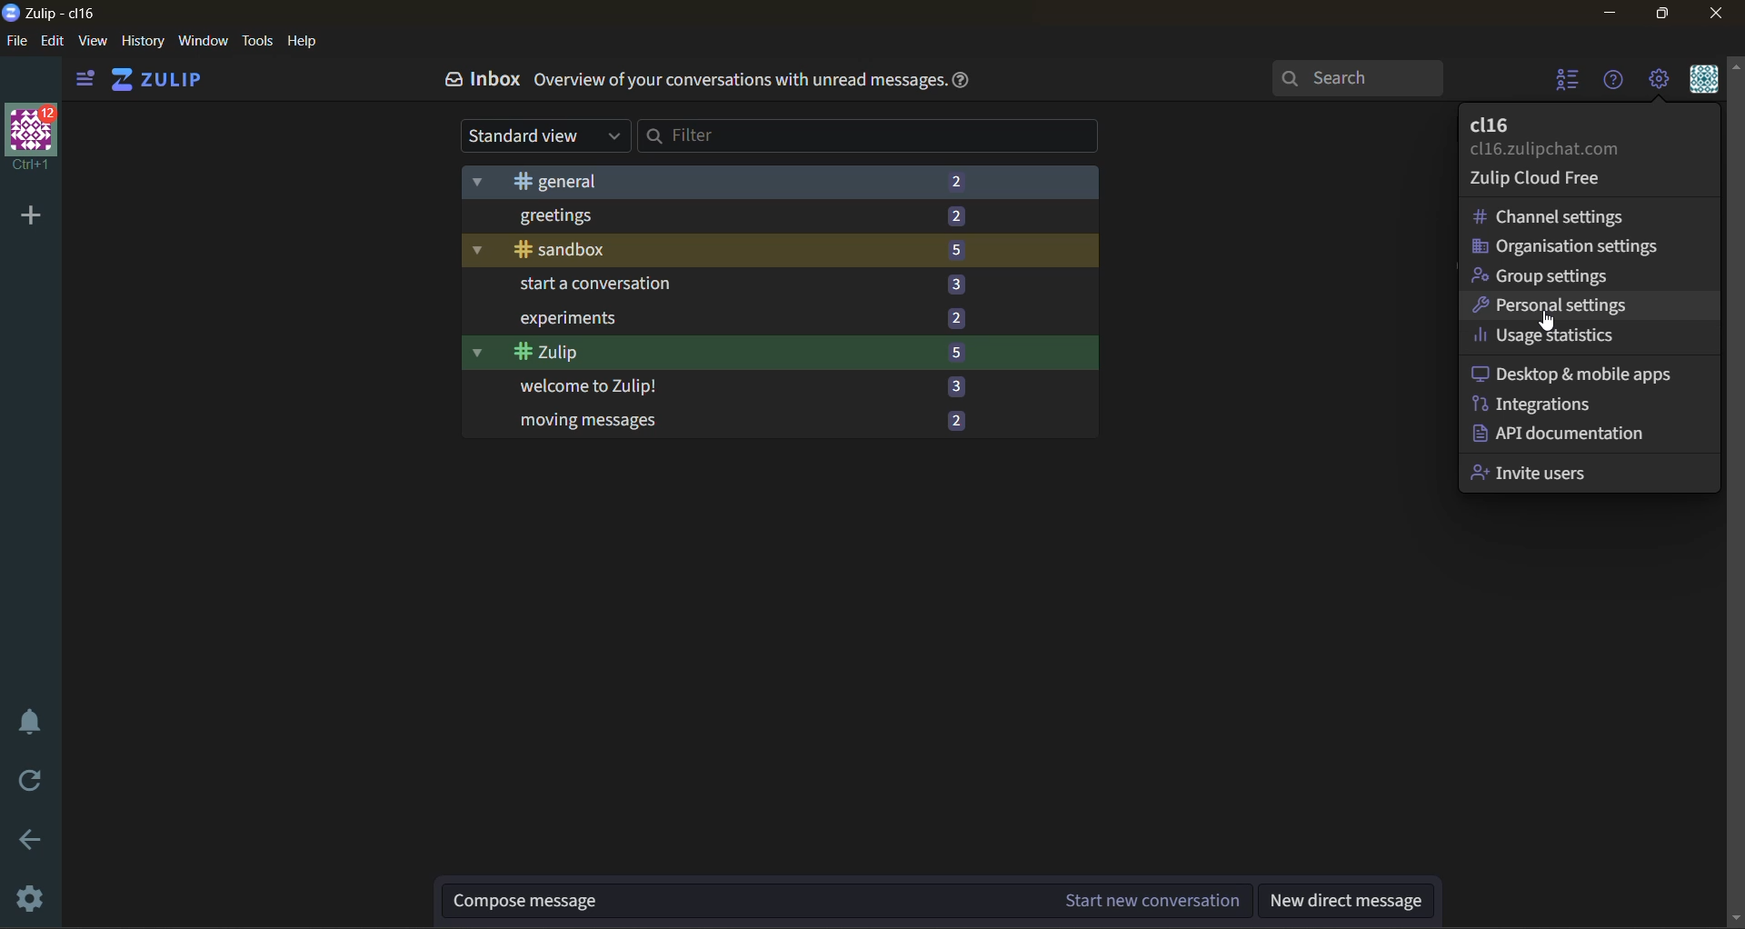 This screenshot has height=929, width=1745. I want to click on app name and organisation name, so click(54, 15).